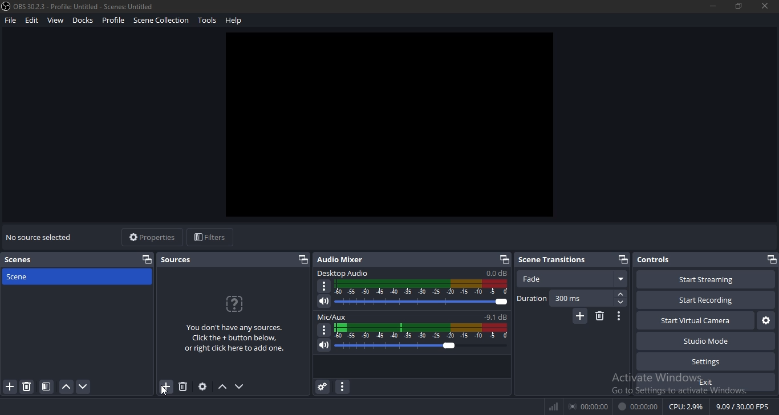 Image resolution: width=779 pixels, height=415 pixels. I want to click on studio mode, so click(709, 341).